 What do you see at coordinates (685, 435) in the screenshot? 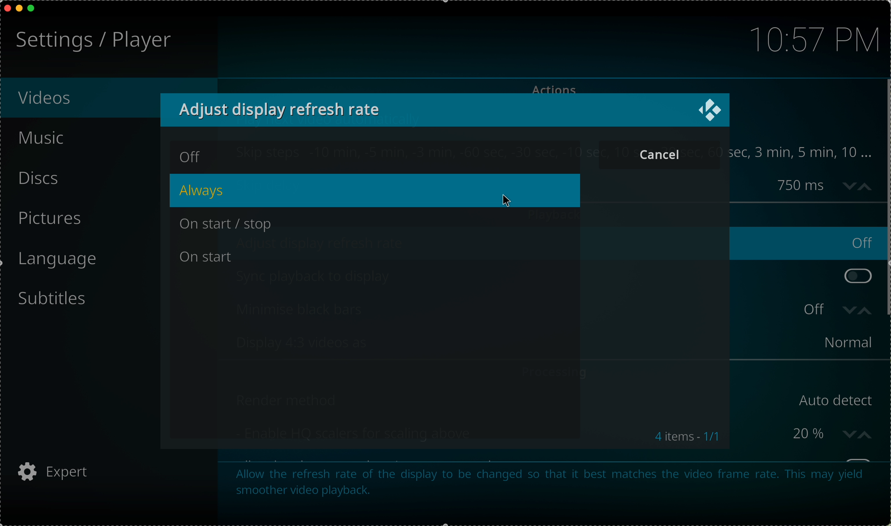
I see `4 items 1/1` at bounding box center [685, 435].